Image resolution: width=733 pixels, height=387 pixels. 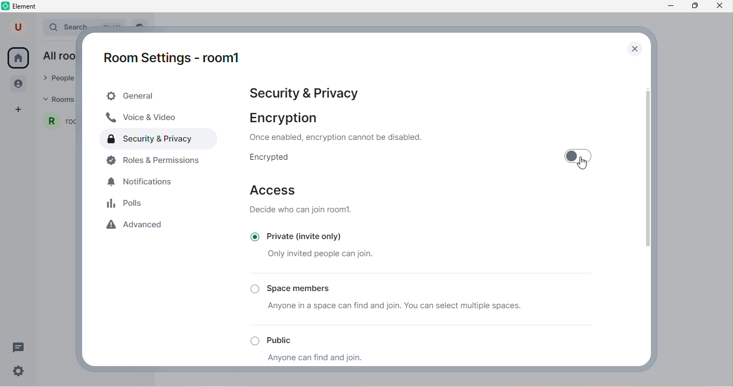 I want to click on quick settings, so click(x=22, y=371).